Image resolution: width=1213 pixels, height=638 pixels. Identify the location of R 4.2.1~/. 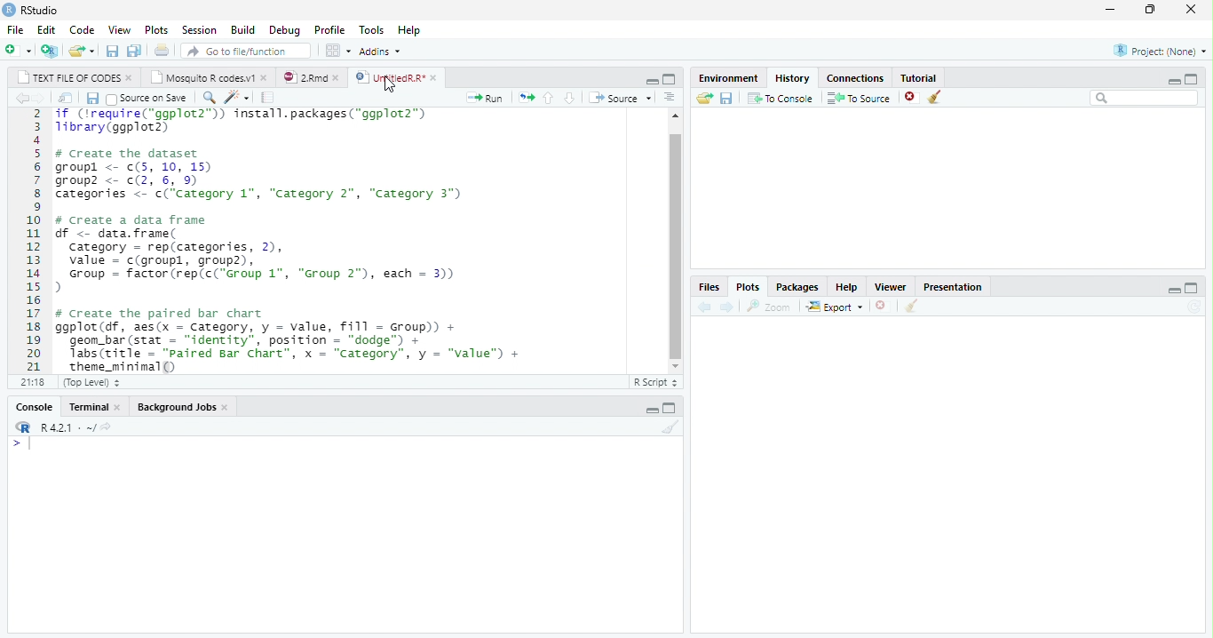
(67, 427).